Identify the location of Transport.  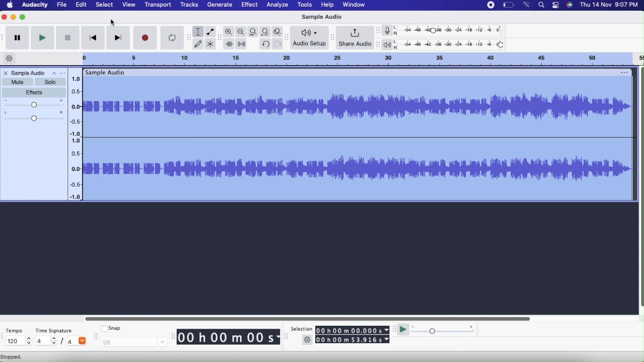
(157, 5).